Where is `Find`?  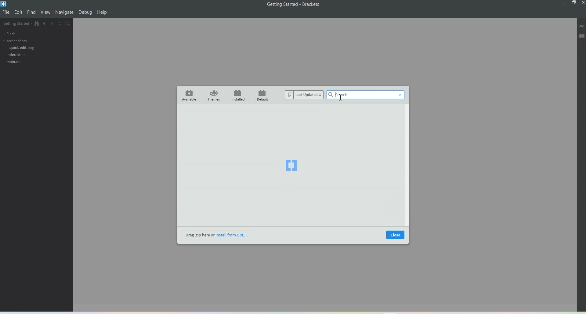 Find is located at coordinates (31, 12).